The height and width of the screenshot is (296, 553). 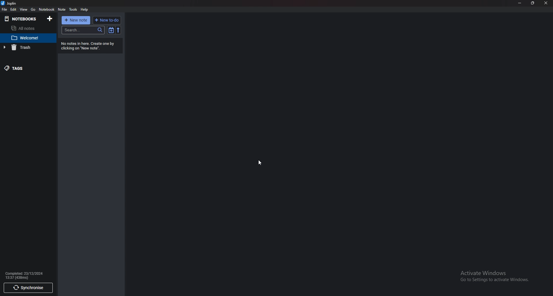 What do you see at coordinates (50, 19) in the screenshot?
I see `Add notebooks` at bounding box center [50, 19].